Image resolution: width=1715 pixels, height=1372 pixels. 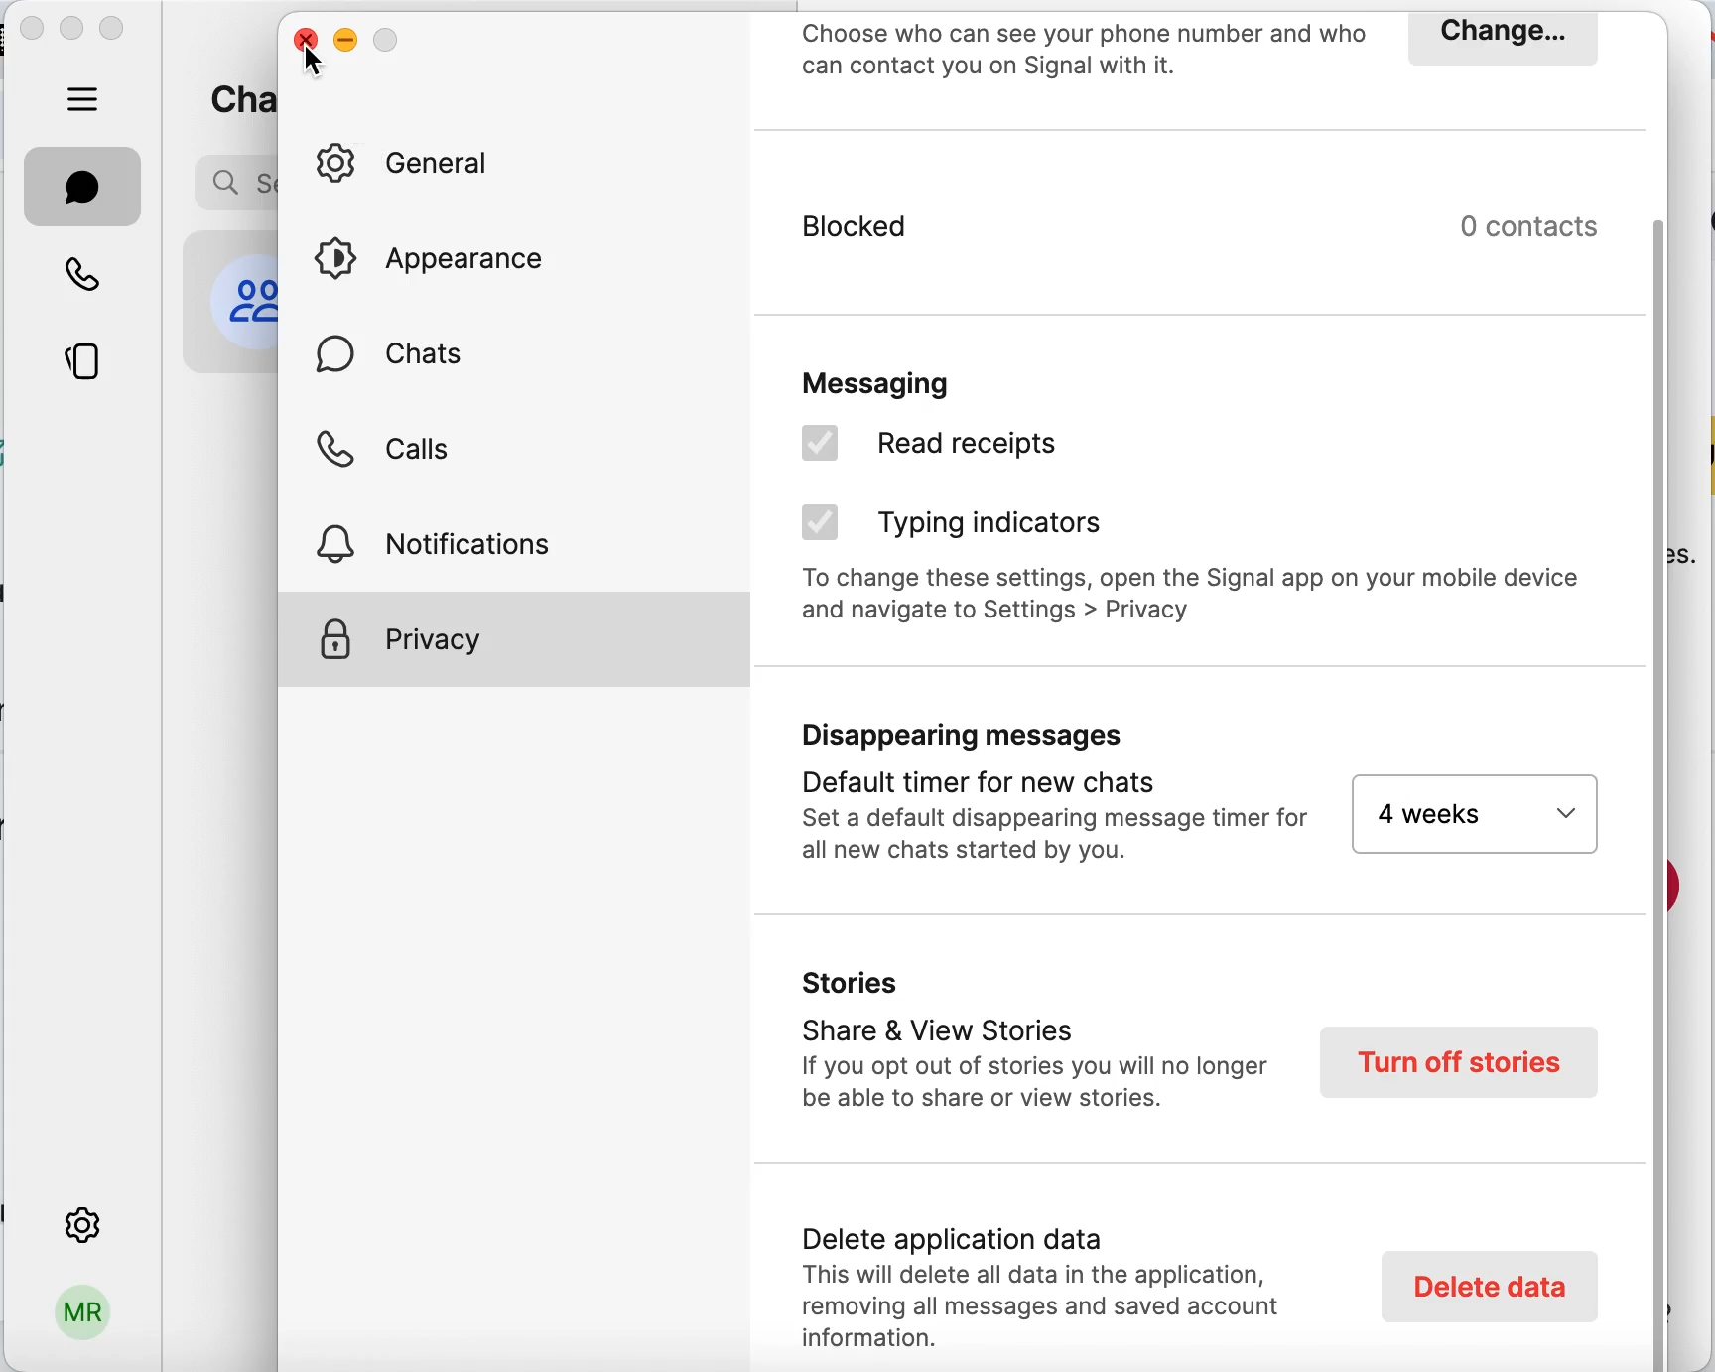 What do you see at coordinates (84, 272) in the screenshot?
I see `call` at bounding box center [84, 272].